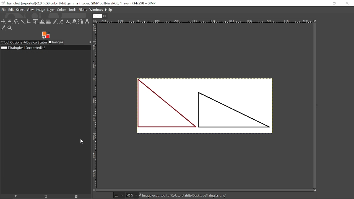  Describe the element at coordinates (55, 22) in the screenshot. I see `Paintbrush tool` at that location.